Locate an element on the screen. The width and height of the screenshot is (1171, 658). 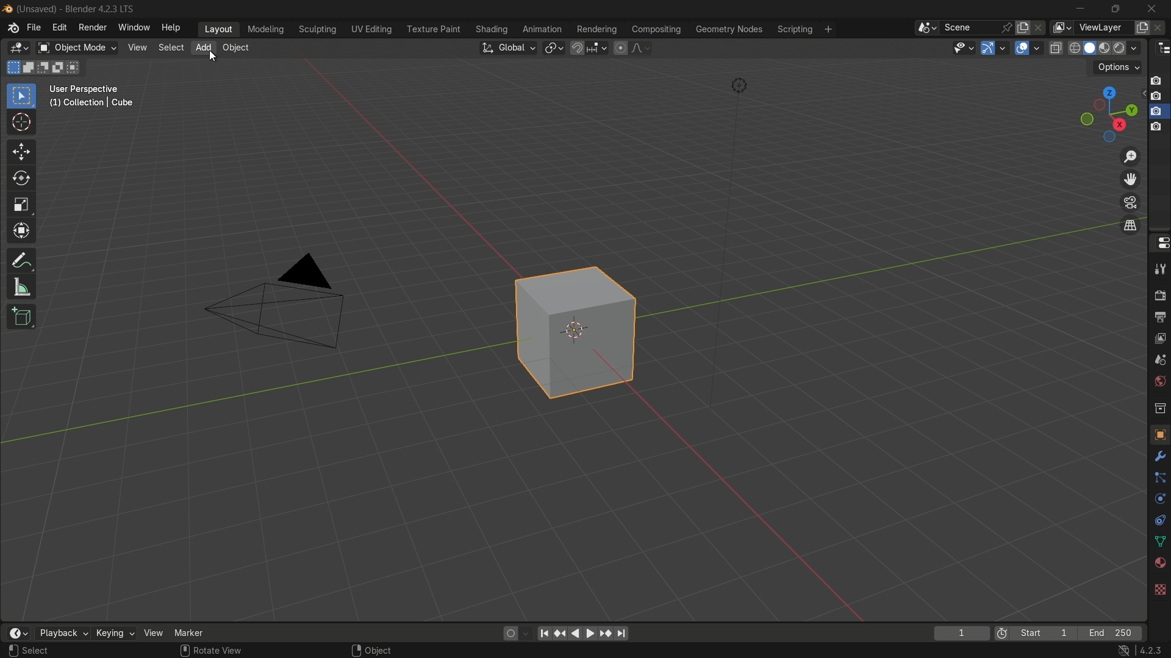
playback is located at coordinates (62, 633).